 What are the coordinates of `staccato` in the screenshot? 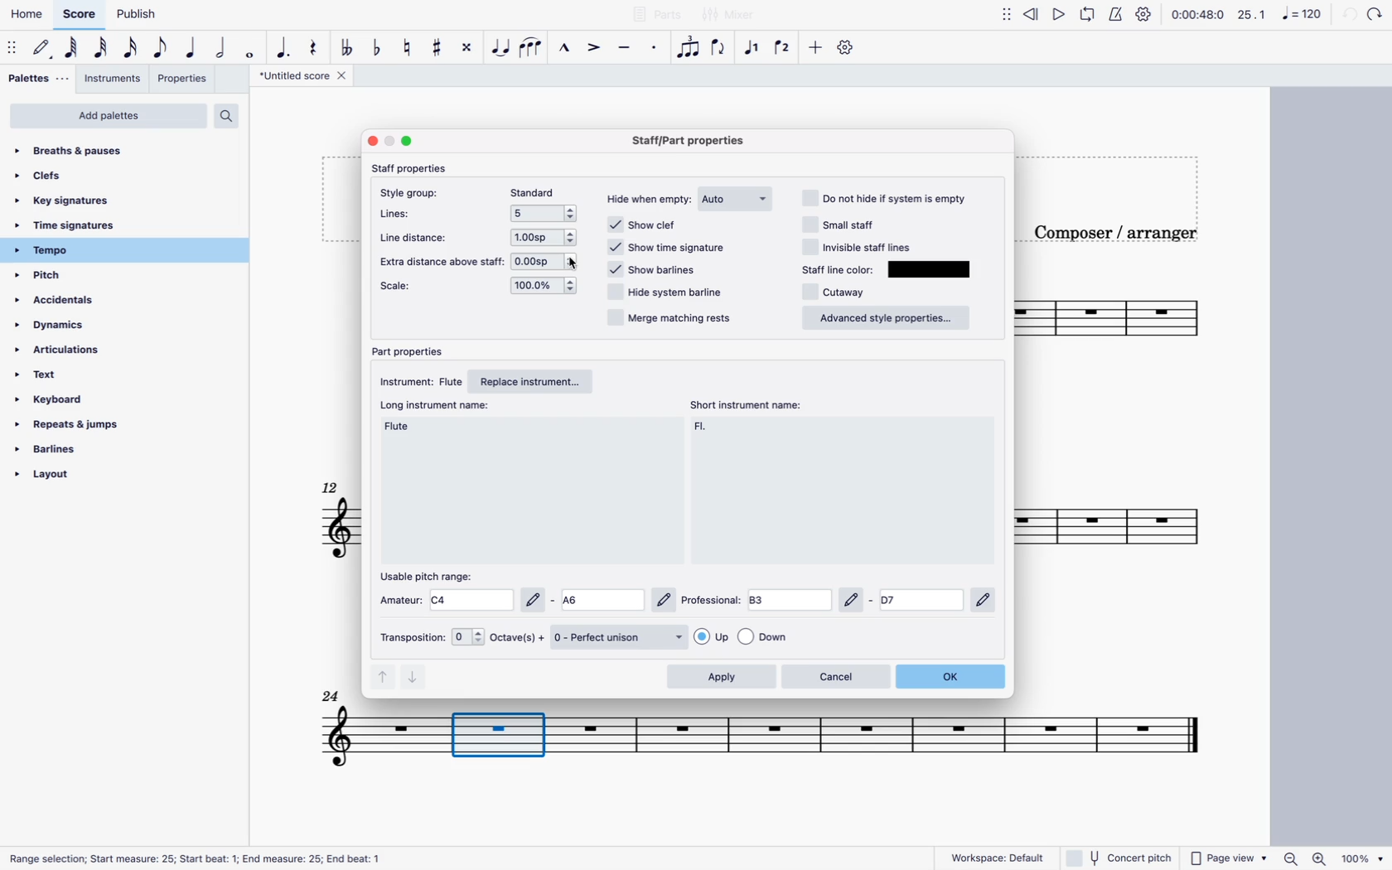 It's located at (658, 51).